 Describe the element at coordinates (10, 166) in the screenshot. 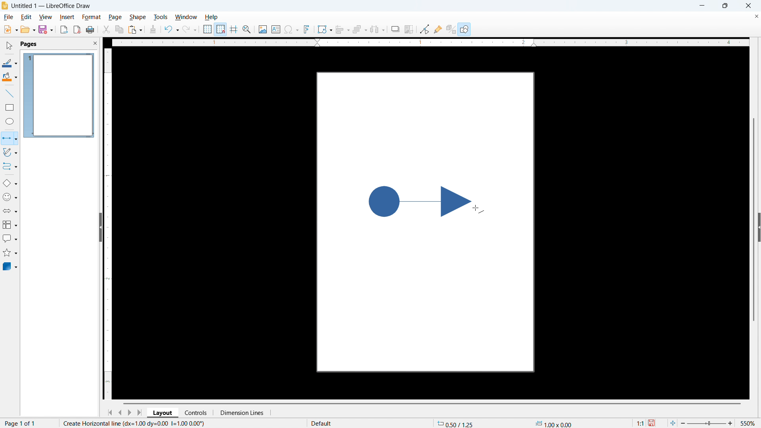

I see `Connectors ` at that location.